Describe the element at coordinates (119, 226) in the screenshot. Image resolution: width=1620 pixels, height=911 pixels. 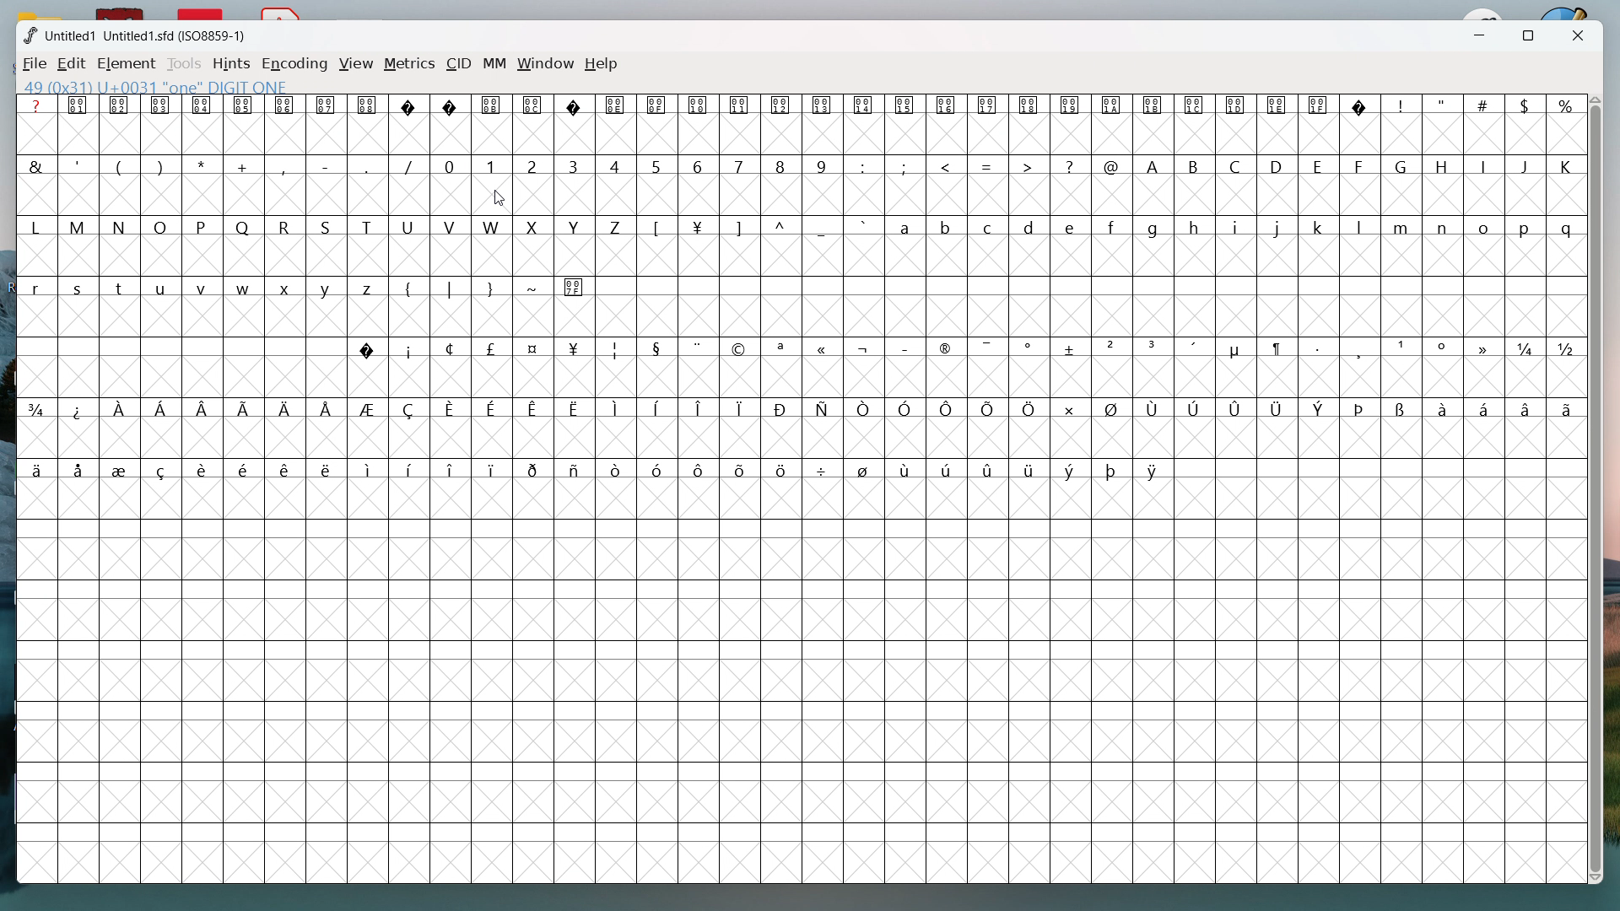
I see `N` at that location.